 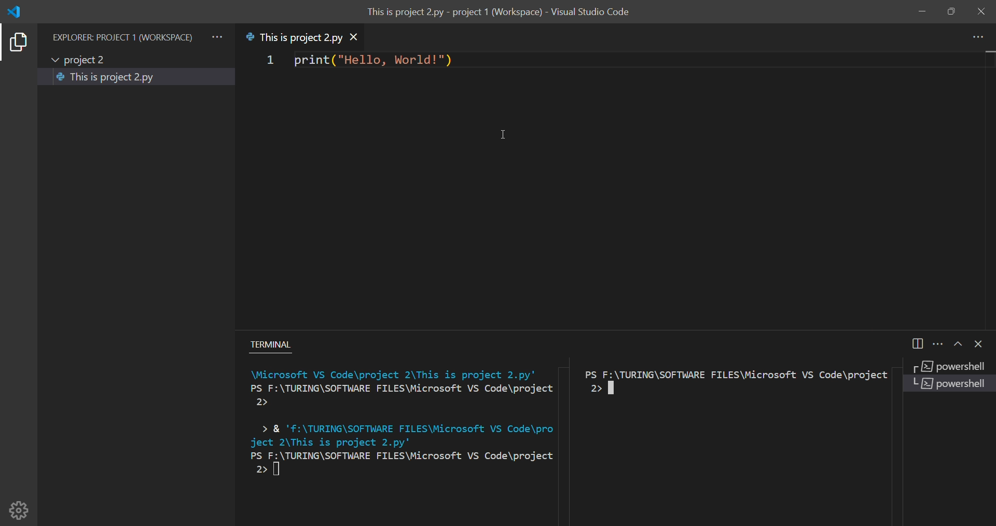 I want to click on powershell, so click(x=950, y=387).